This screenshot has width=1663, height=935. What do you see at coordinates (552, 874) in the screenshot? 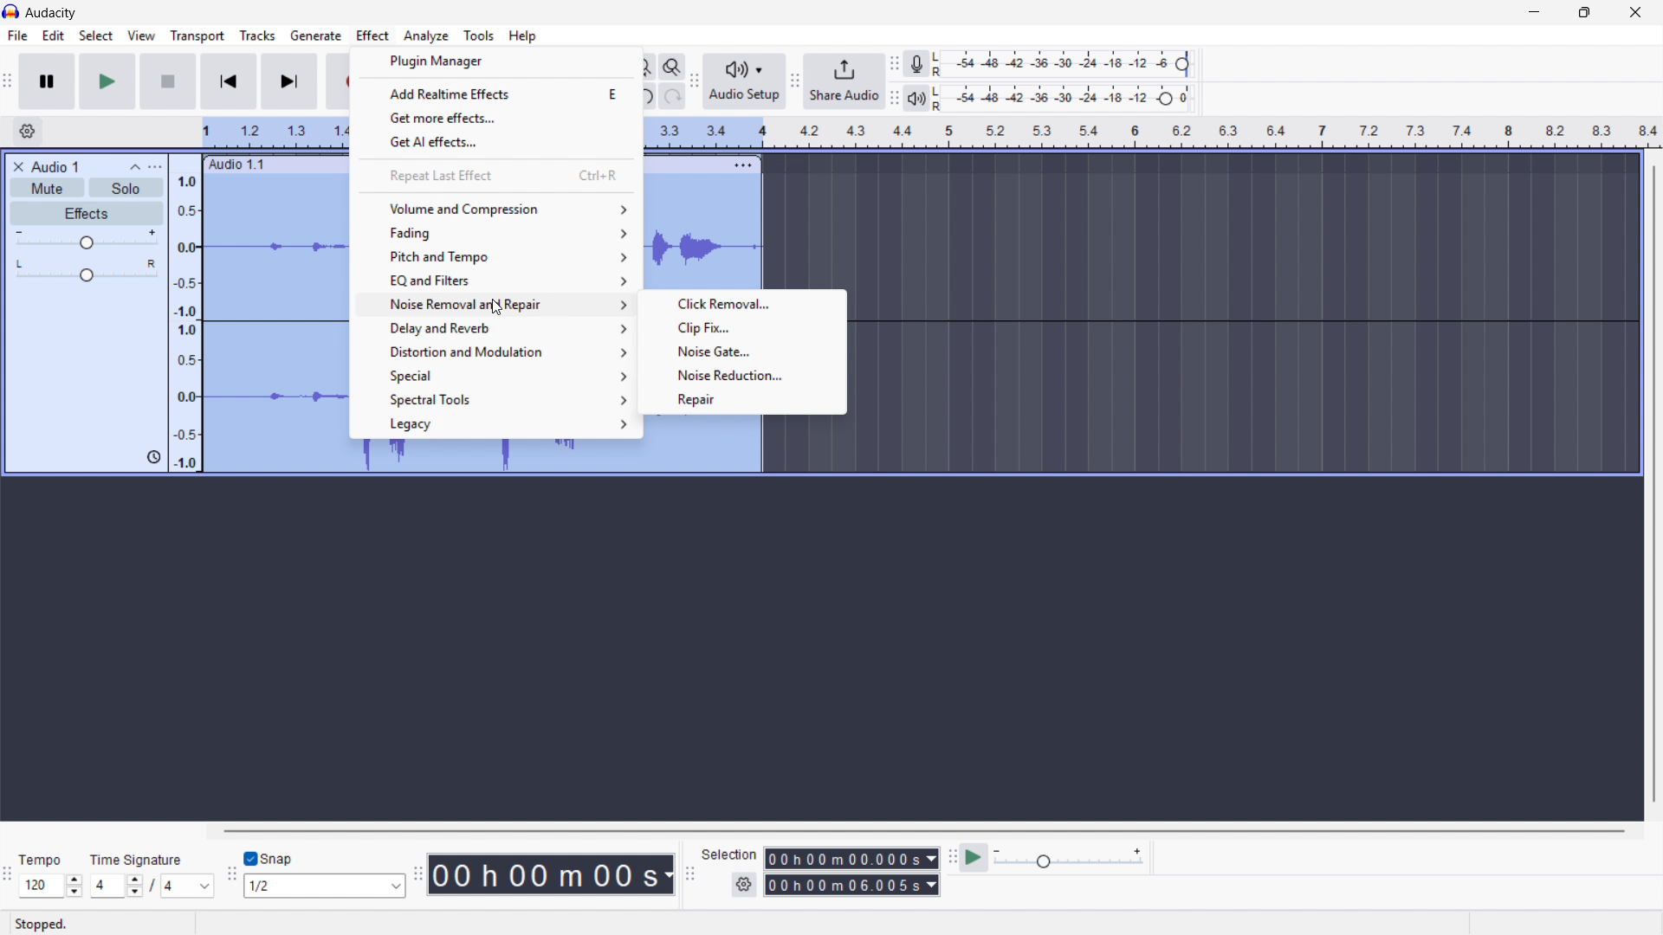
I see `Timestamp` at bounding box center [552, 874].